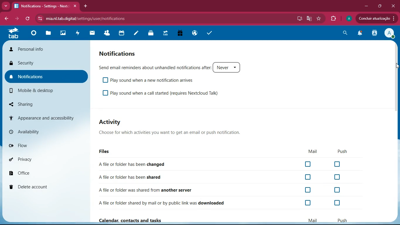 This screenshot has height=225, width=400. What do you see at coordinates (43, 131) in the screenshot?
I see `availability` at bounding box center [43, 131].